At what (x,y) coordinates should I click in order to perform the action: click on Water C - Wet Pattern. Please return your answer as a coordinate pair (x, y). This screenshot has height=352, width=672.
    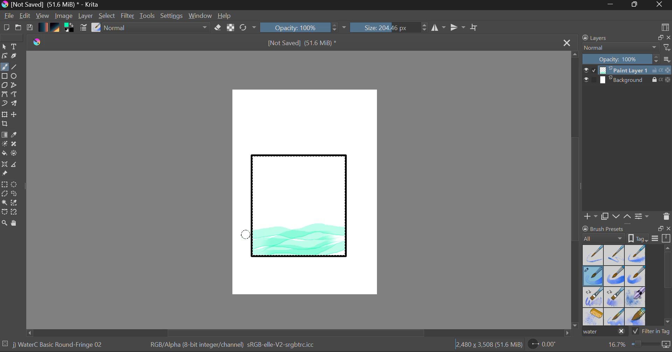
    Looking at the image, I should click on (635, 255).